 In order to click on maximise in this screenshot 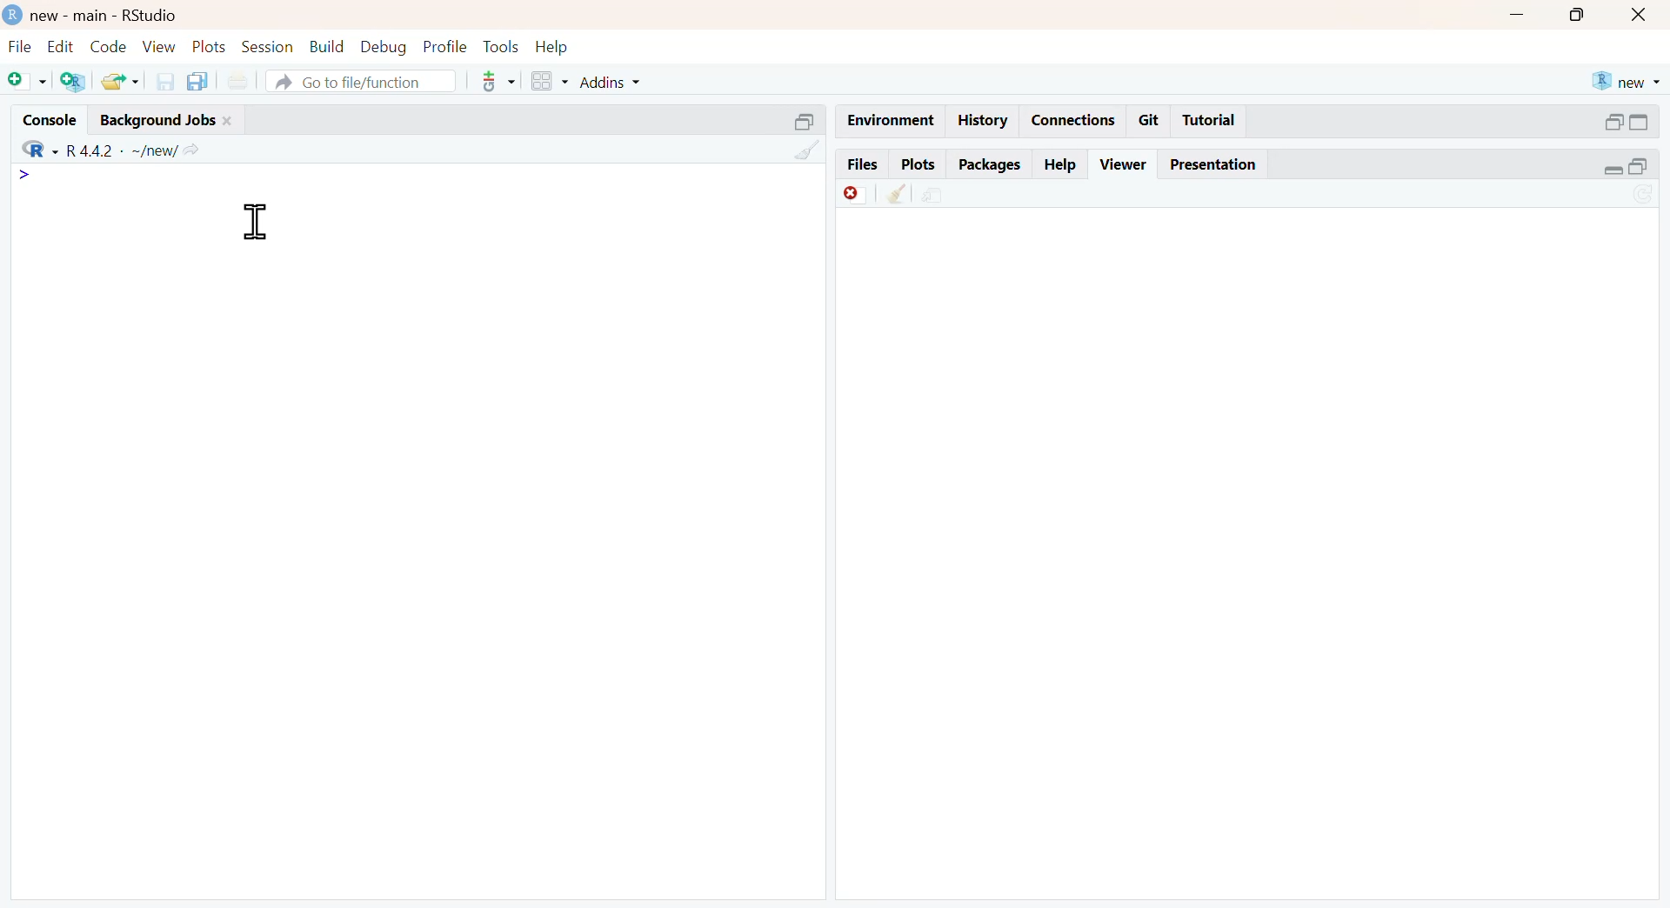, I will do `click(1575, 15)`.